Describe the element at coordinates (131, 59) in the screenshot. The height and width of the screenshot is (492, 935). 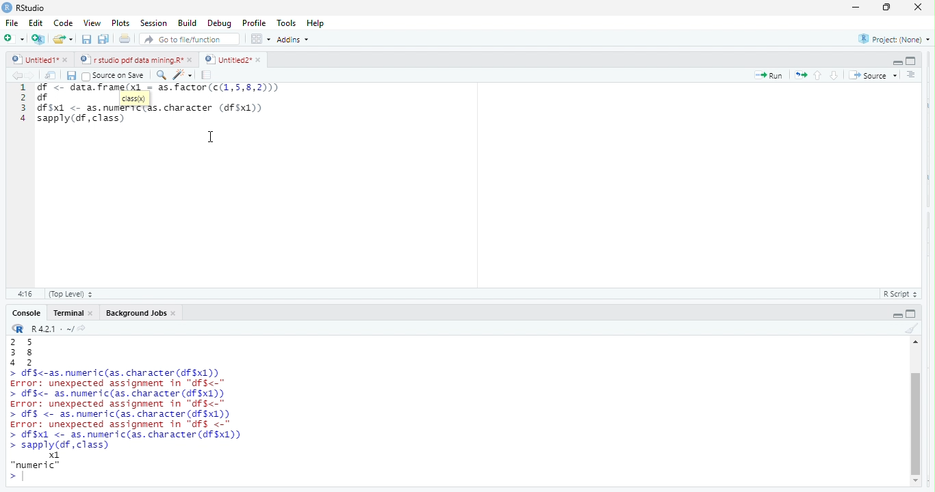
I see `rstudio pdf data mining.R’` at that location.